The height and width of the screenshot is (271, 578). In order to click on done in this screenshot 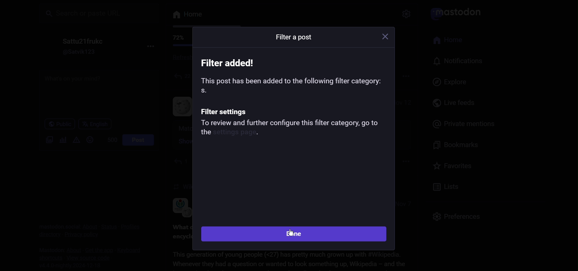, I will do `click(295, 234)`.